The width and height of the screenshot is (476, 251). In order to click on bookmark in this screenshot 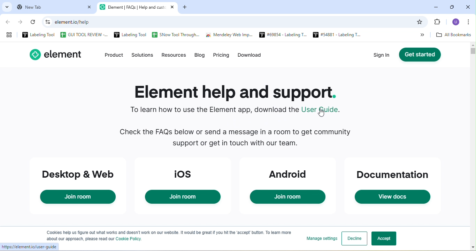, I will do `click(421, 22)`.